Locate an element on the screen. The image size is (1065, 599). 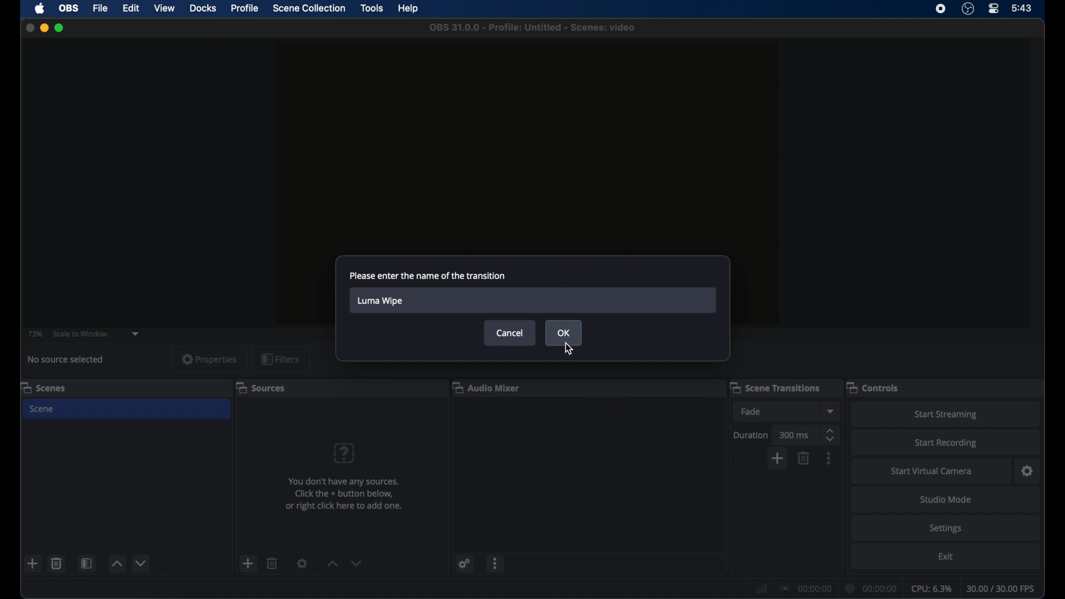
scene filters is located at coordinates (87, 563).